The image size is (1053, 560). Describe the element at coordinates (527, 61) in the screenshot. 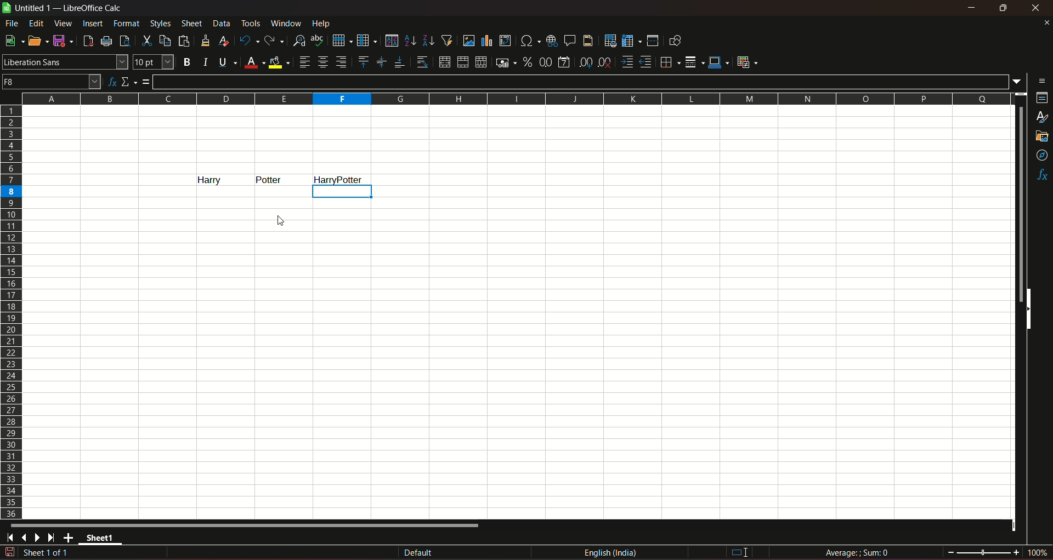

I see `format as percent` at that location.